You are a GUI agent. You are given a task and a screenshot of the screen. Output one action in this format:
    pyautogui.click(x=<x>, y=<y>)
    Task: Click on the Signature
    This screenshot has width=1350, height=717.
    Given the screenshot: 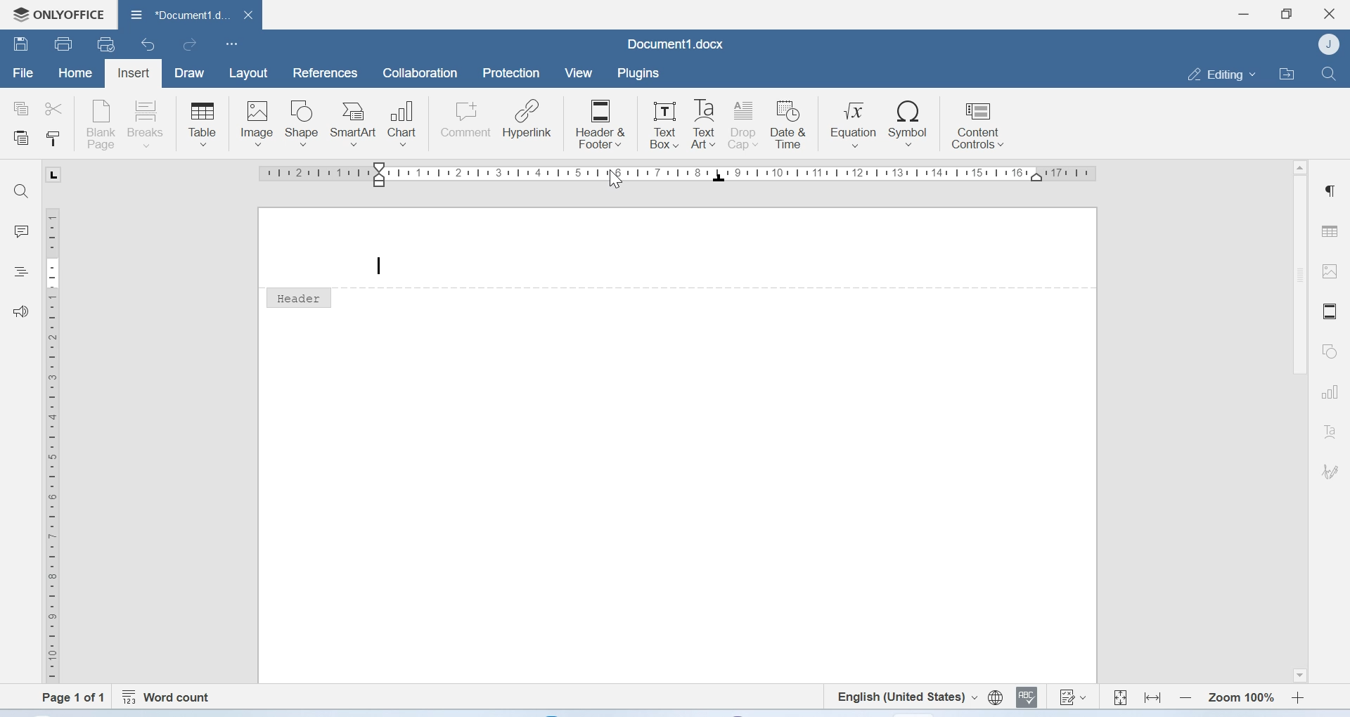 What is the action you would take?
    pyautogui.click(x=1329, y=470)
    